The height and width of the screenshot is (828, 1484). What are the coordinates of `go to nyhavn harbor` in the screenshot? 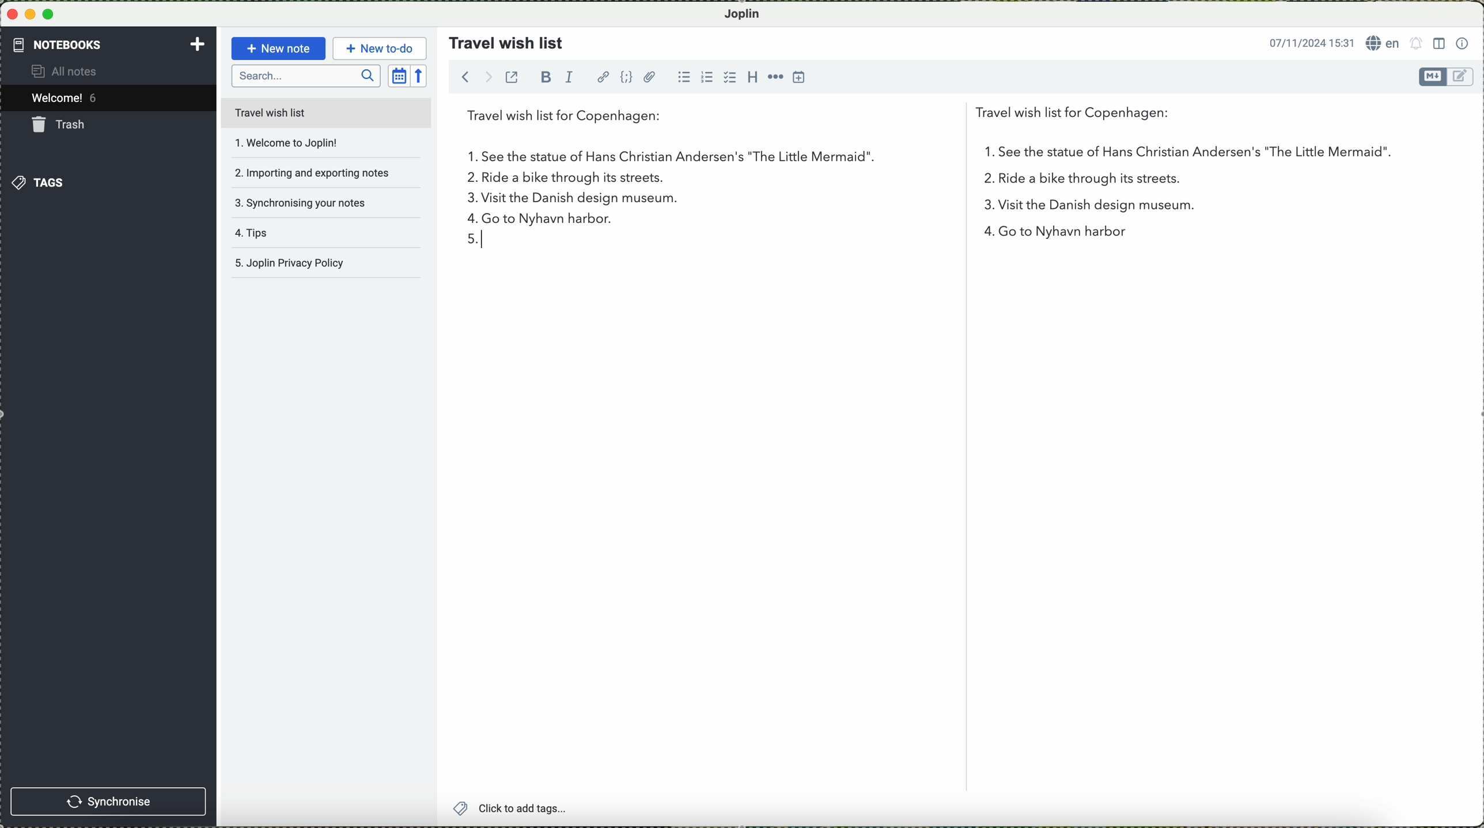 It's located at (824, 221).